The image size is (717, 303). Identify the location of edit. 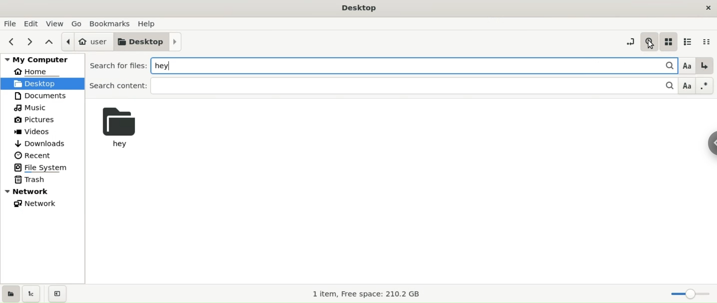
(31, 24).